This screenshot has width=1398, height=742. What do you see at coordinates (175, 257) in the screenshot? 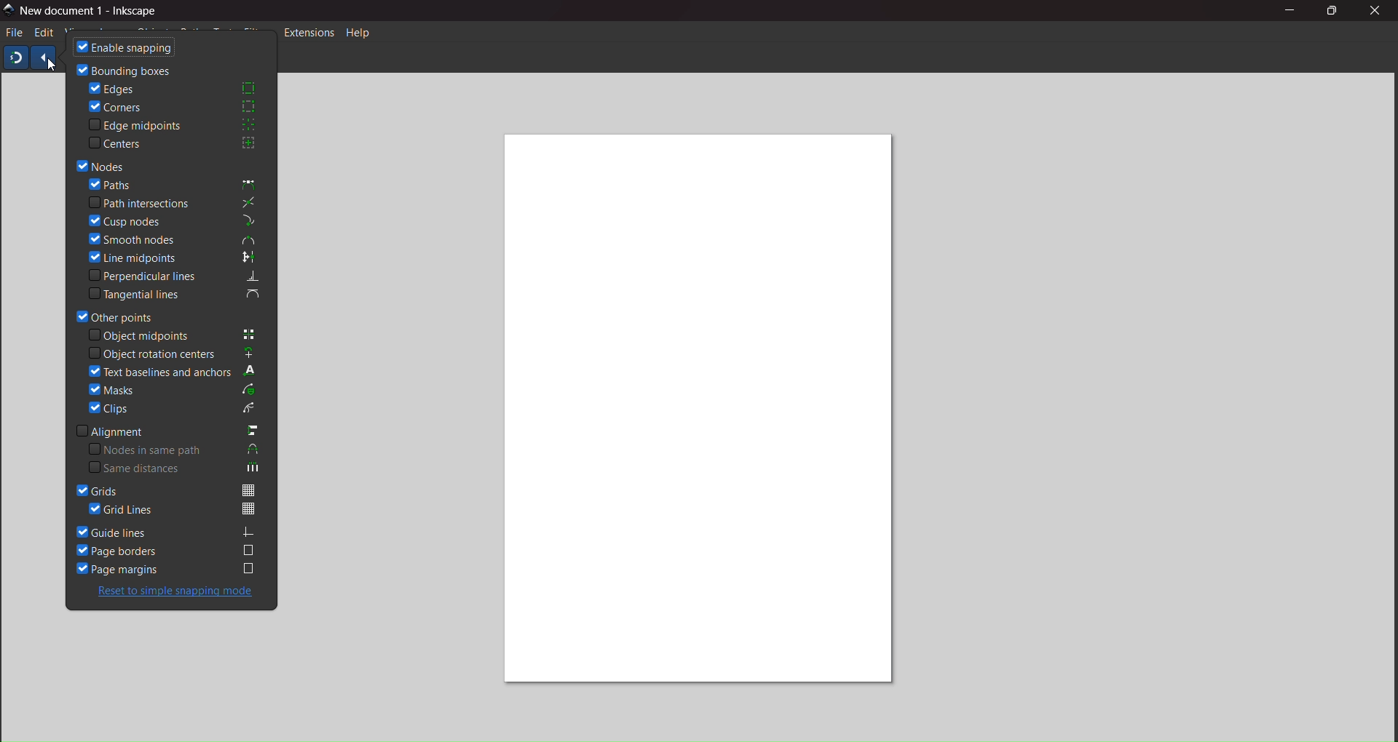
I see `line midpoints` at bounding box center [175, 257].